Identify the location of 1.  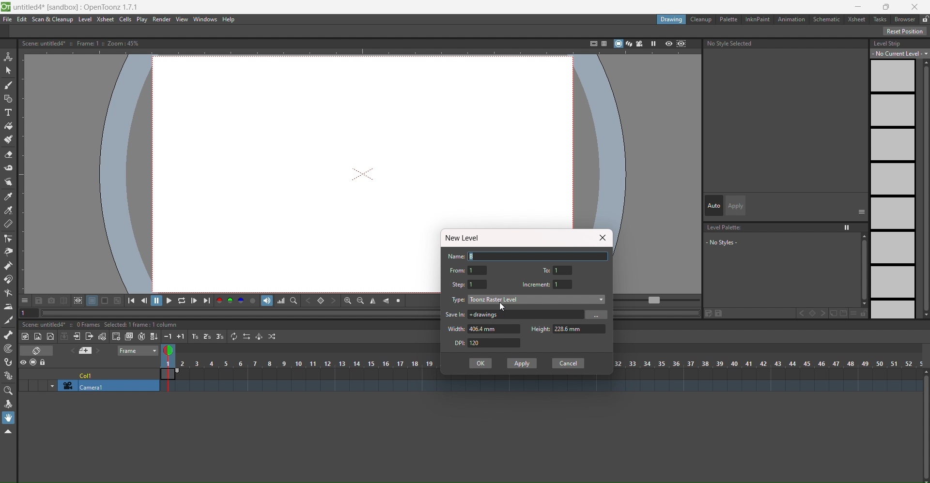
(478, 270).